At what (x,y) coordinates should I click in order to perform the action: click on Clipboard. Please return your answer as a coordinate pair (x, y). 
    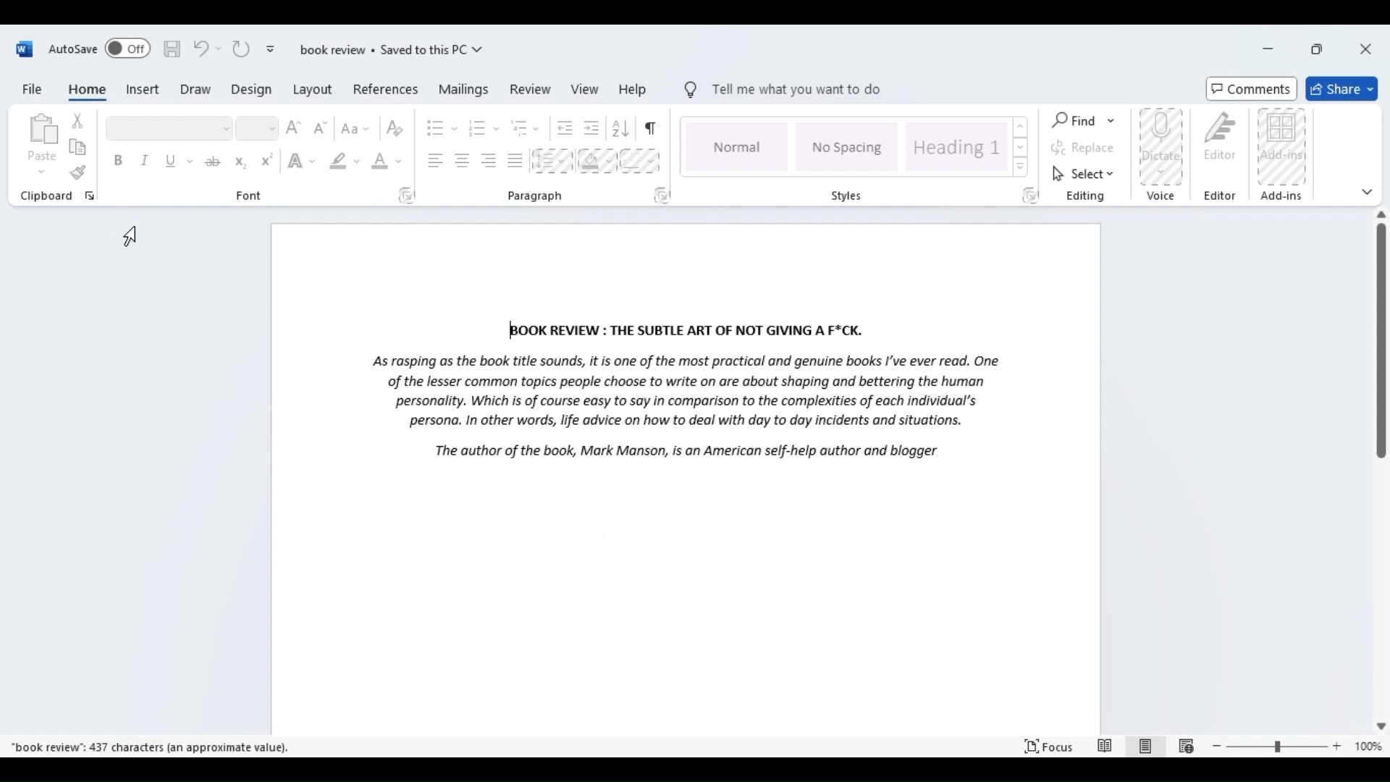
    Looking at the image, I should click on (53, 159).